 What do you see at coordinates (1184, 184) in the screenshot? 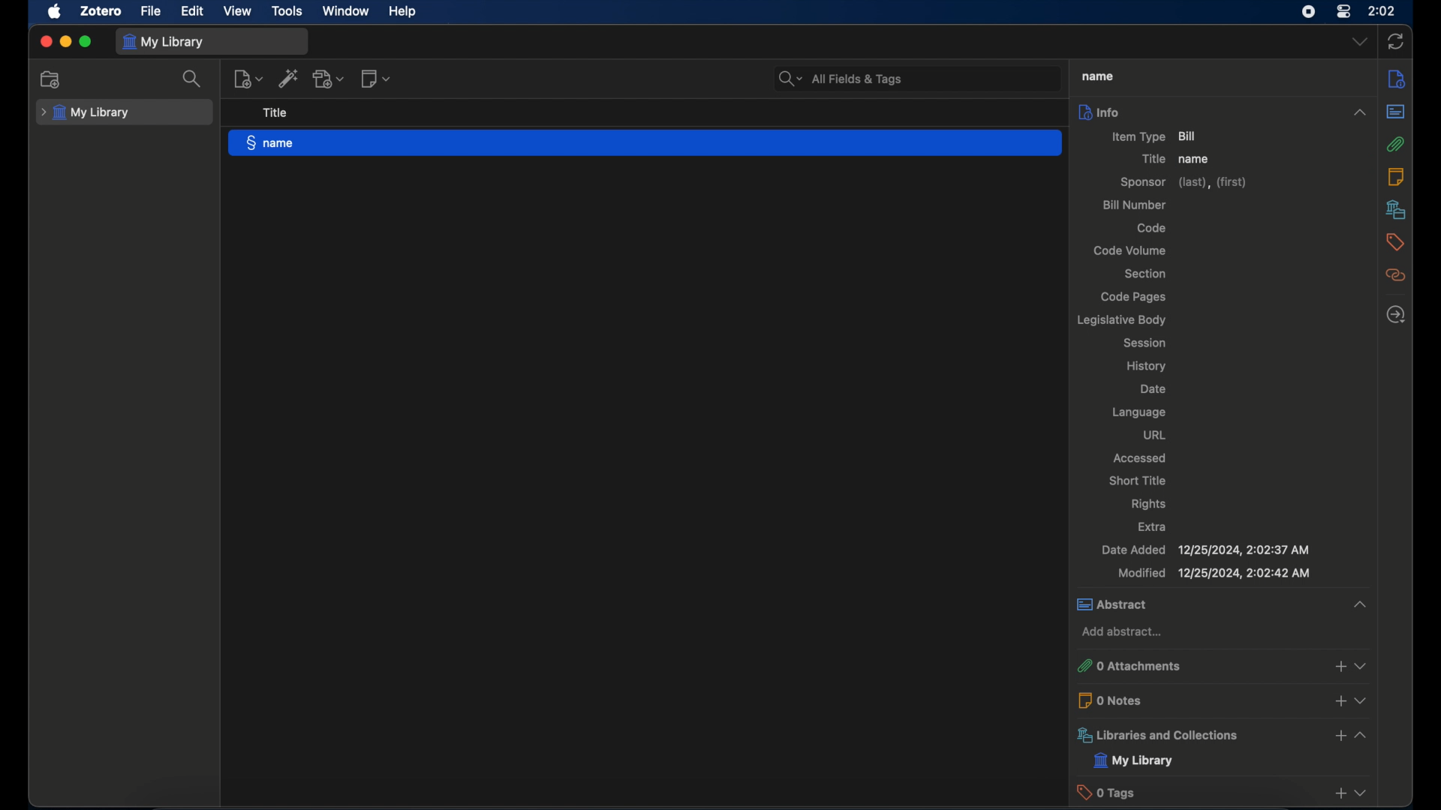
I see `sponsor` at bounding box center [1184, 184].